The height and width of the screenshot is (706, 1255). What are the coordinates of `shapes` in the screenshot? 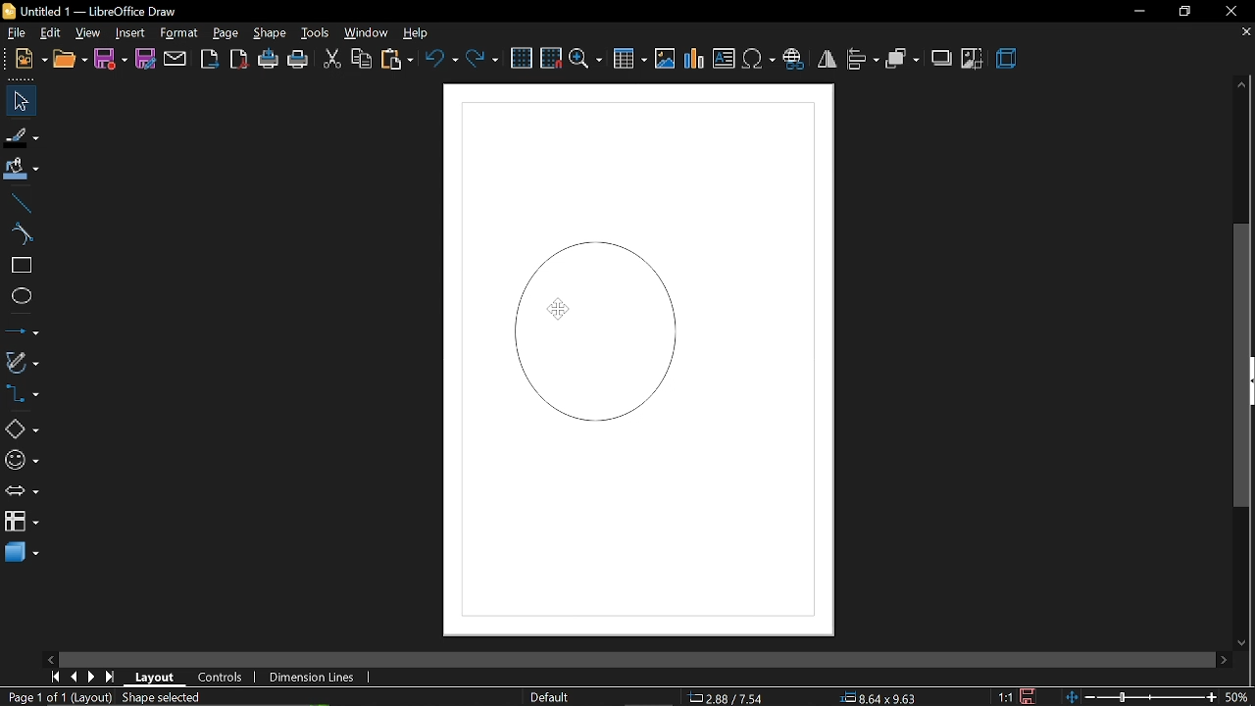 It's located at (21, 428).